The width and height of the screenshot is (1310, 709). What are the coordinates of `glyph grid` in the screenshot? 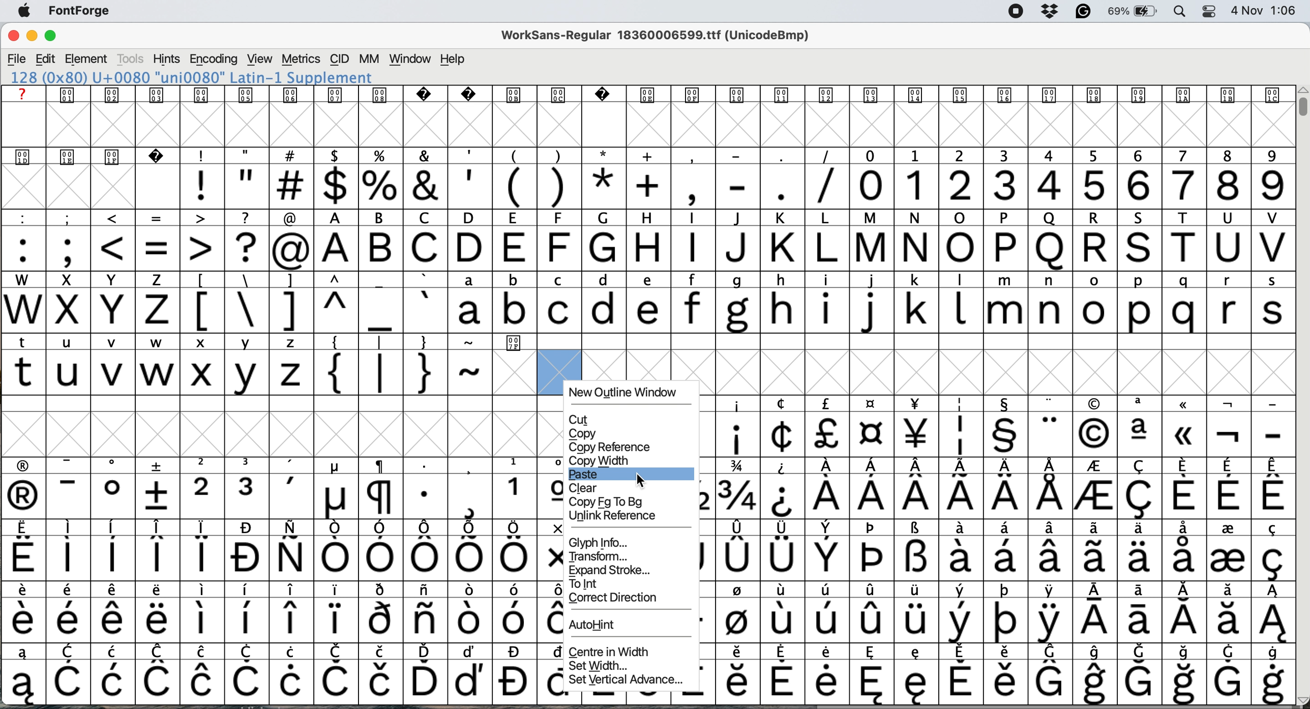 It's located at (993, 373).